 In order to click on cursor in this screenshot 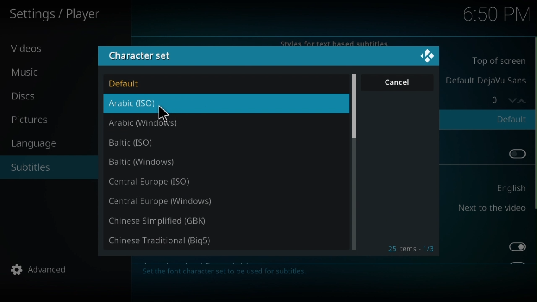, I will do `click(163, 114)`.